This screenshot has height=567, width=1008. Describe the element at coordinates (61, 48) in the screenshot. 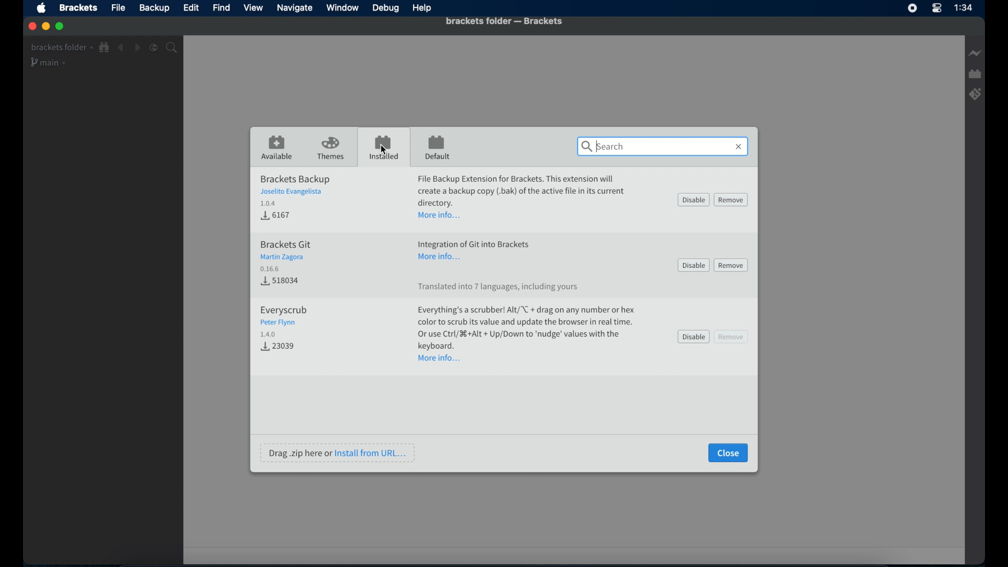

I see `Brackets folder` at that location.